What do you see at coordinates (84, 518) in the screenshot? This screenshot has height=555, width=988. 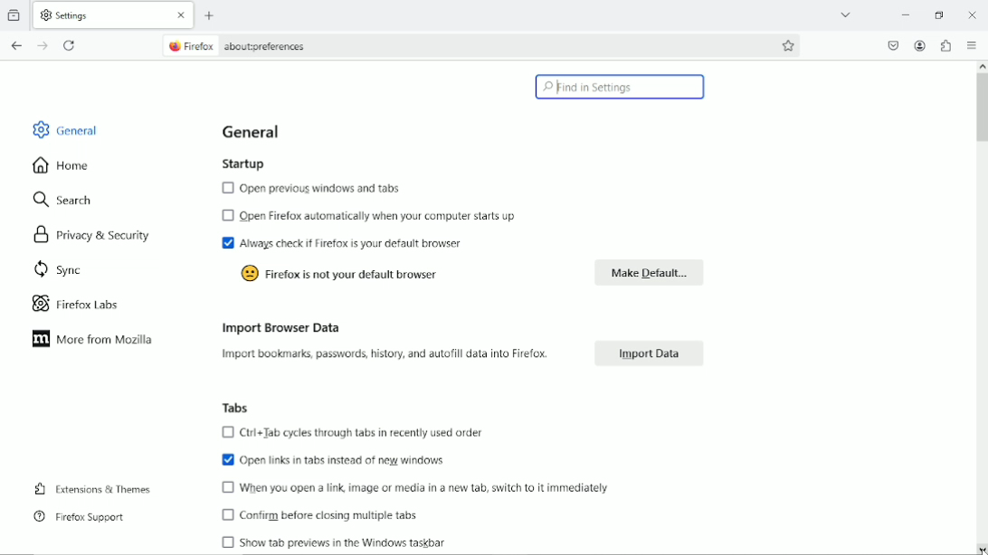 I see `Firefox support` at bounding box center [84, 518].